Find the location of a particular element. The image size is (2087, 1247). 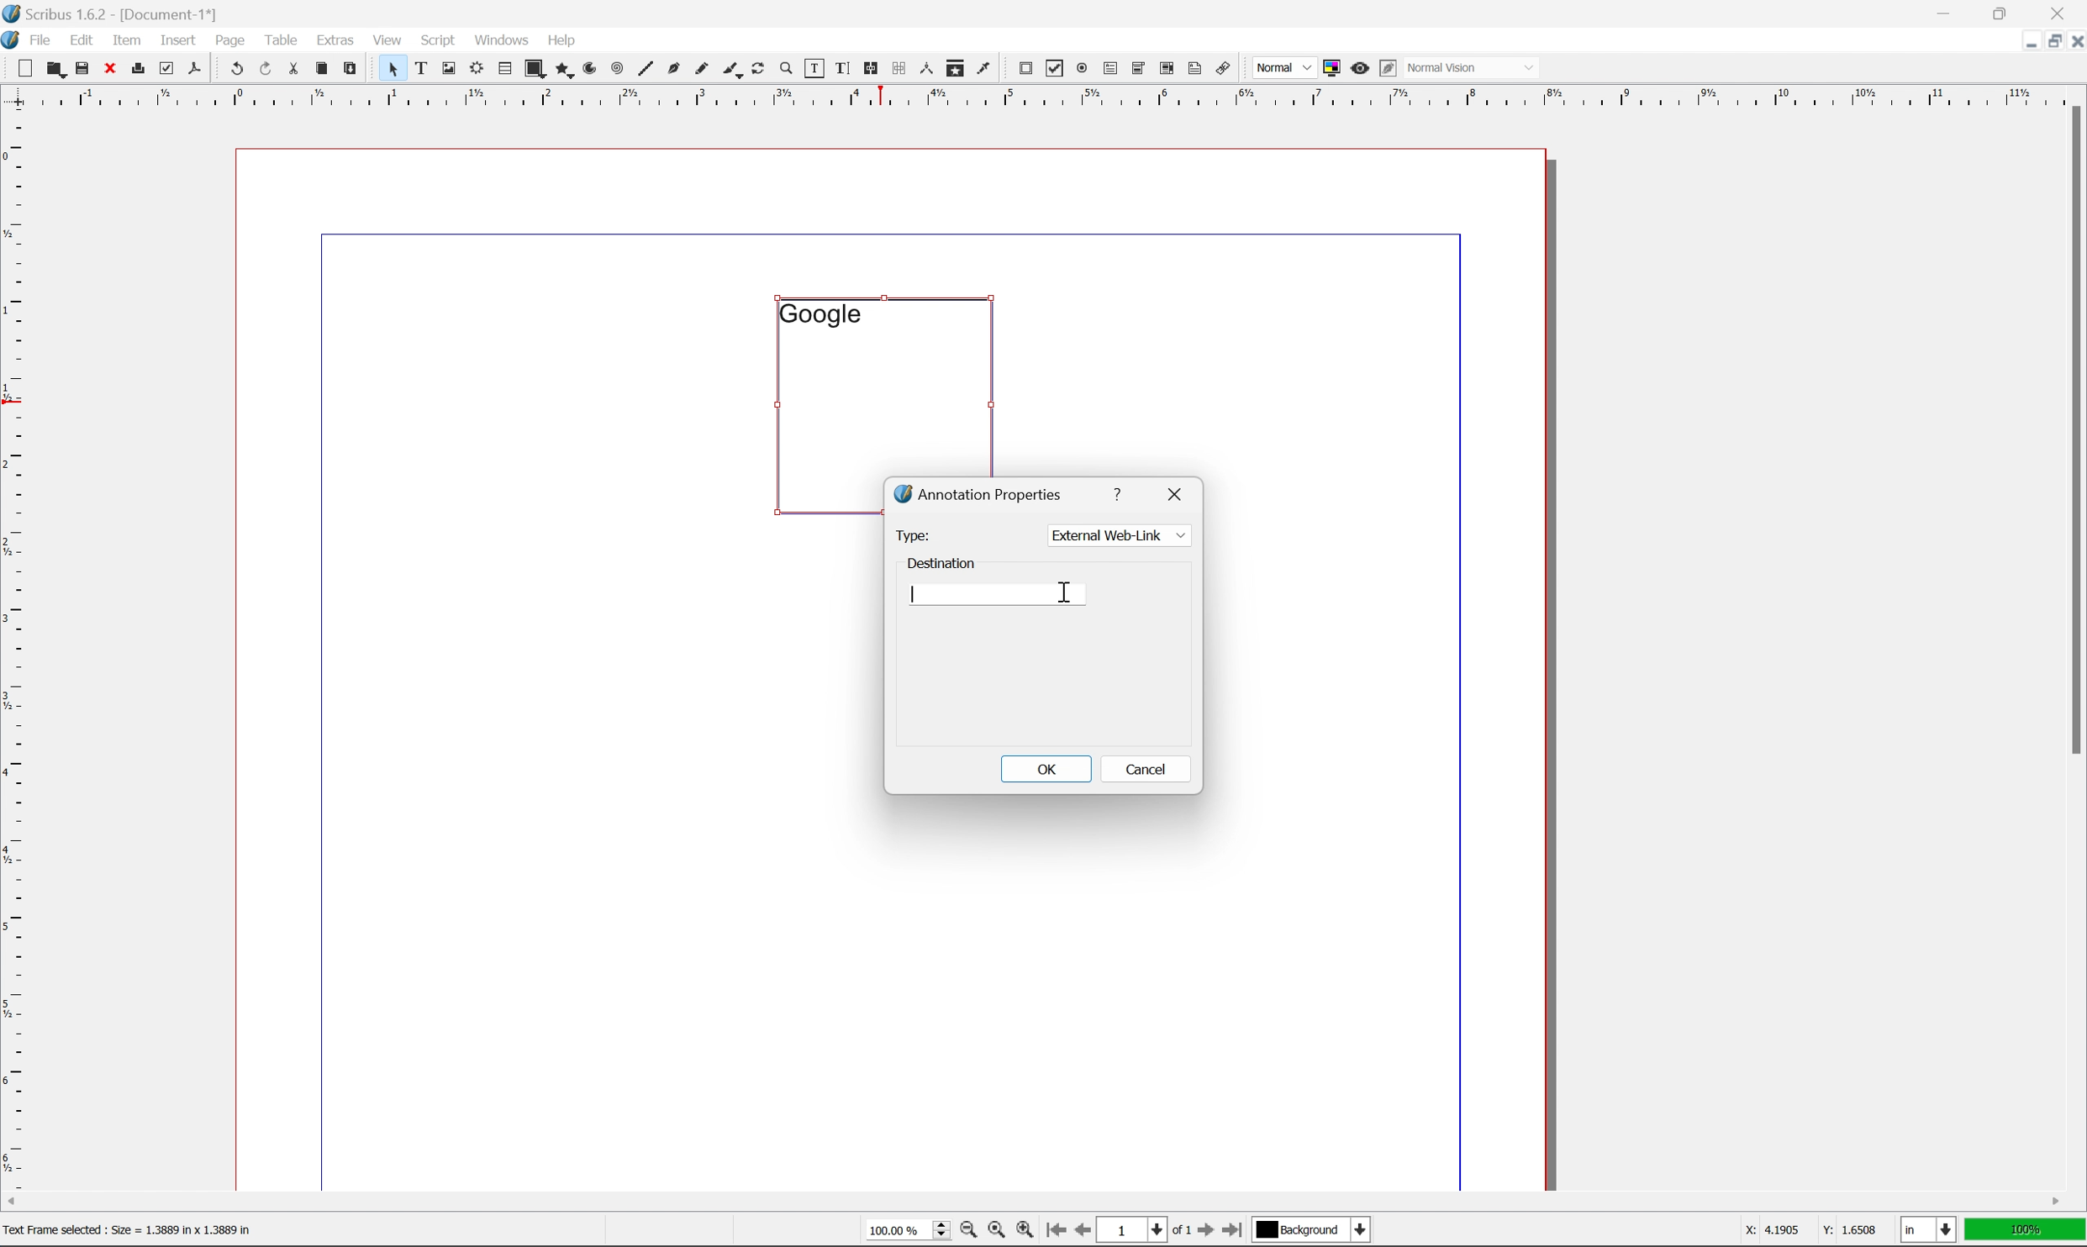

link annotation is located at coordinates (1224, 70).